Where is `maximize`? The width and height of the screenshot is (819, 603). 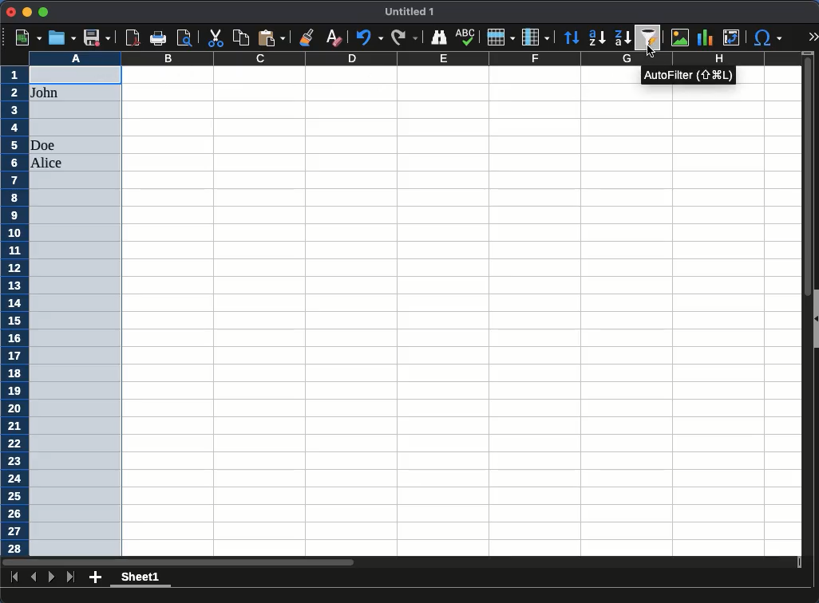 maximize is located at coordinates (42, 12).